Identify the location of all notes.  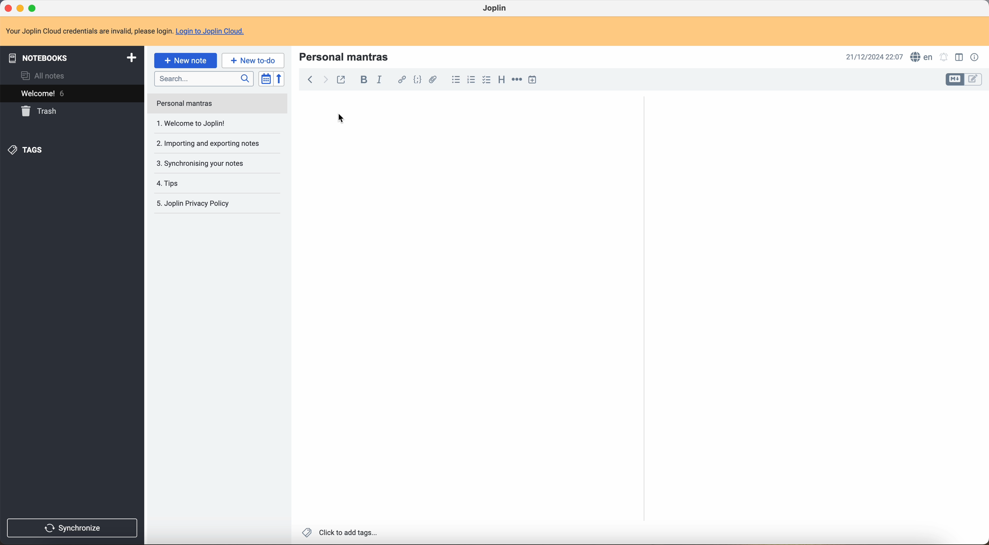
(41, 76).